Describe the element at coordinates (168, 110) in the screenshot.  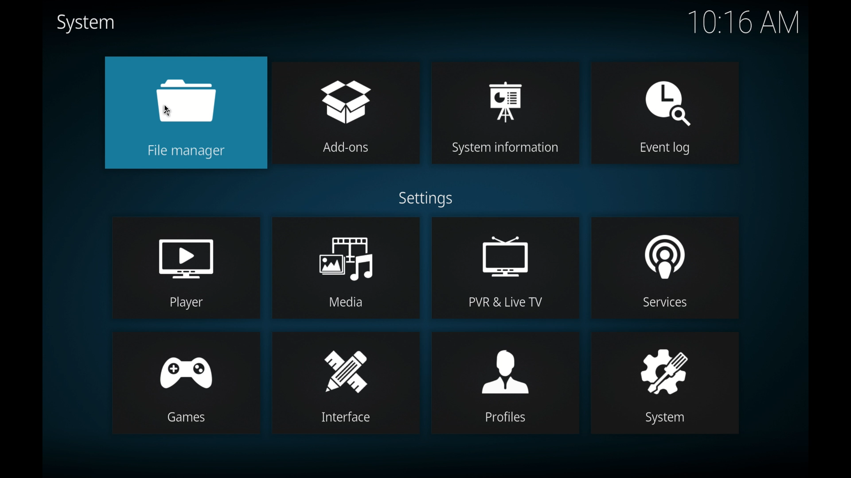
I see `cursor` at that location.